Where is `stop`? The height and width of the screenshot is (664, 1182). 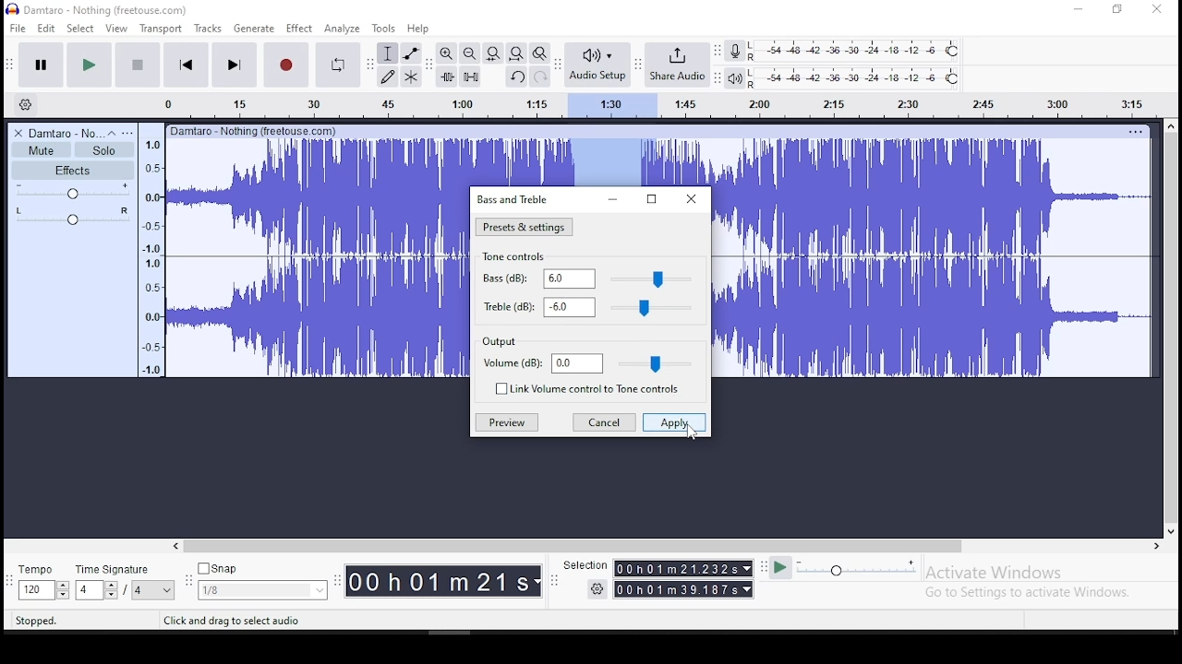 stop is located at coordinates (137, 64).